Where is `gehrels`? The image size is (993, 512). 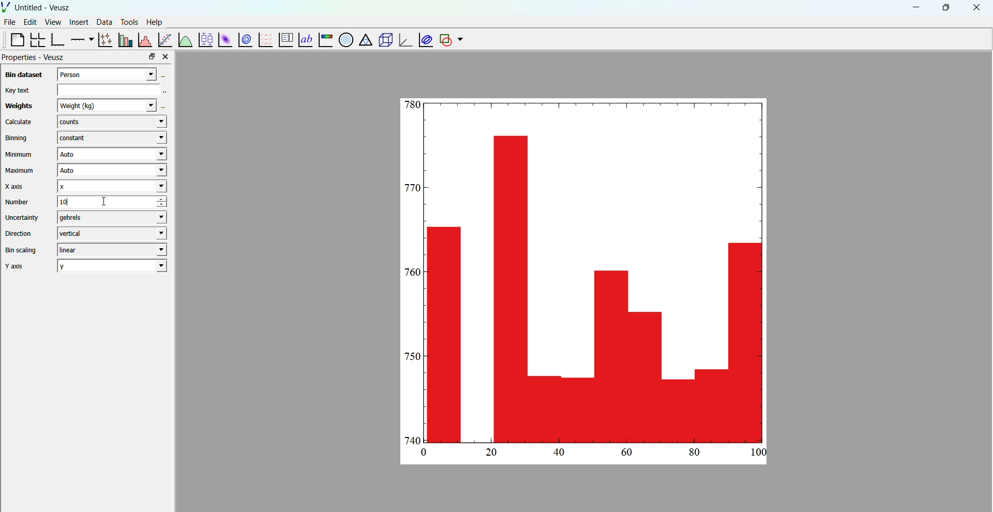
gehrels is located at coordinates (110, 218).